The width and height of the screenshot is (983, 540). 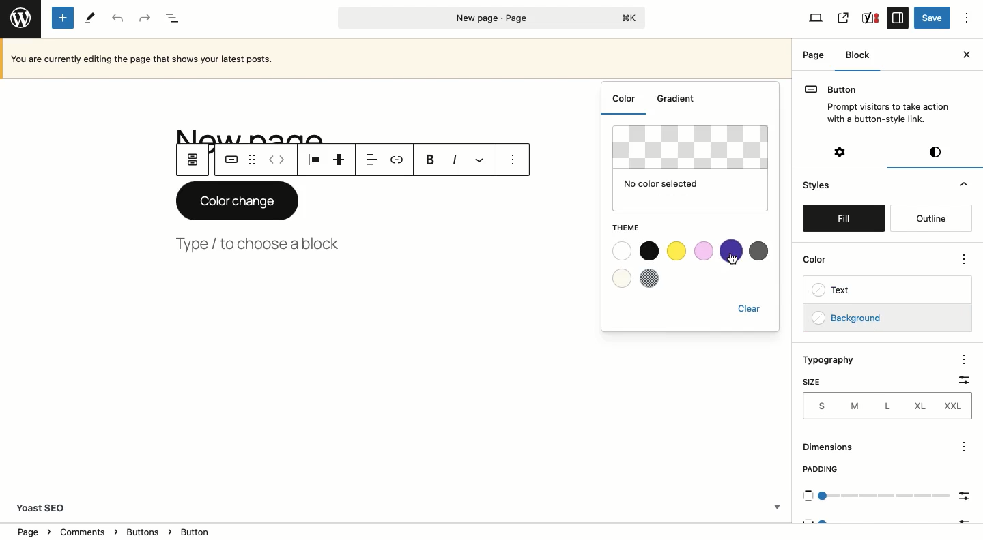 What do you see at coordinates (691, 147) in the screenshot?
I see `Clear background` at bounding box center [691, 147].